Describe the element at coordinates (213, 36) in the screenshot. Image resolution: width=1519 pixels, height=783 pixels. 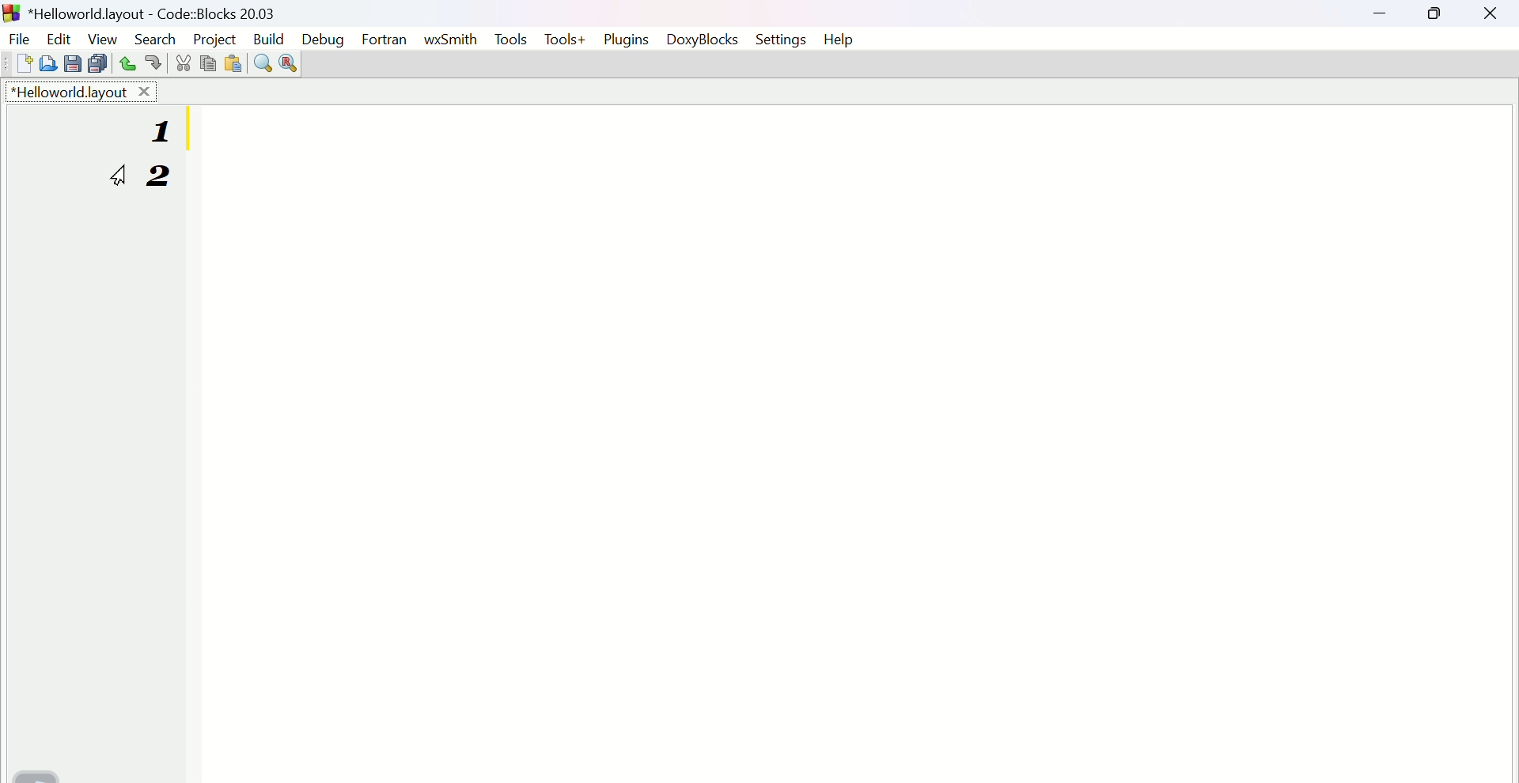
I see `Project` at that location.